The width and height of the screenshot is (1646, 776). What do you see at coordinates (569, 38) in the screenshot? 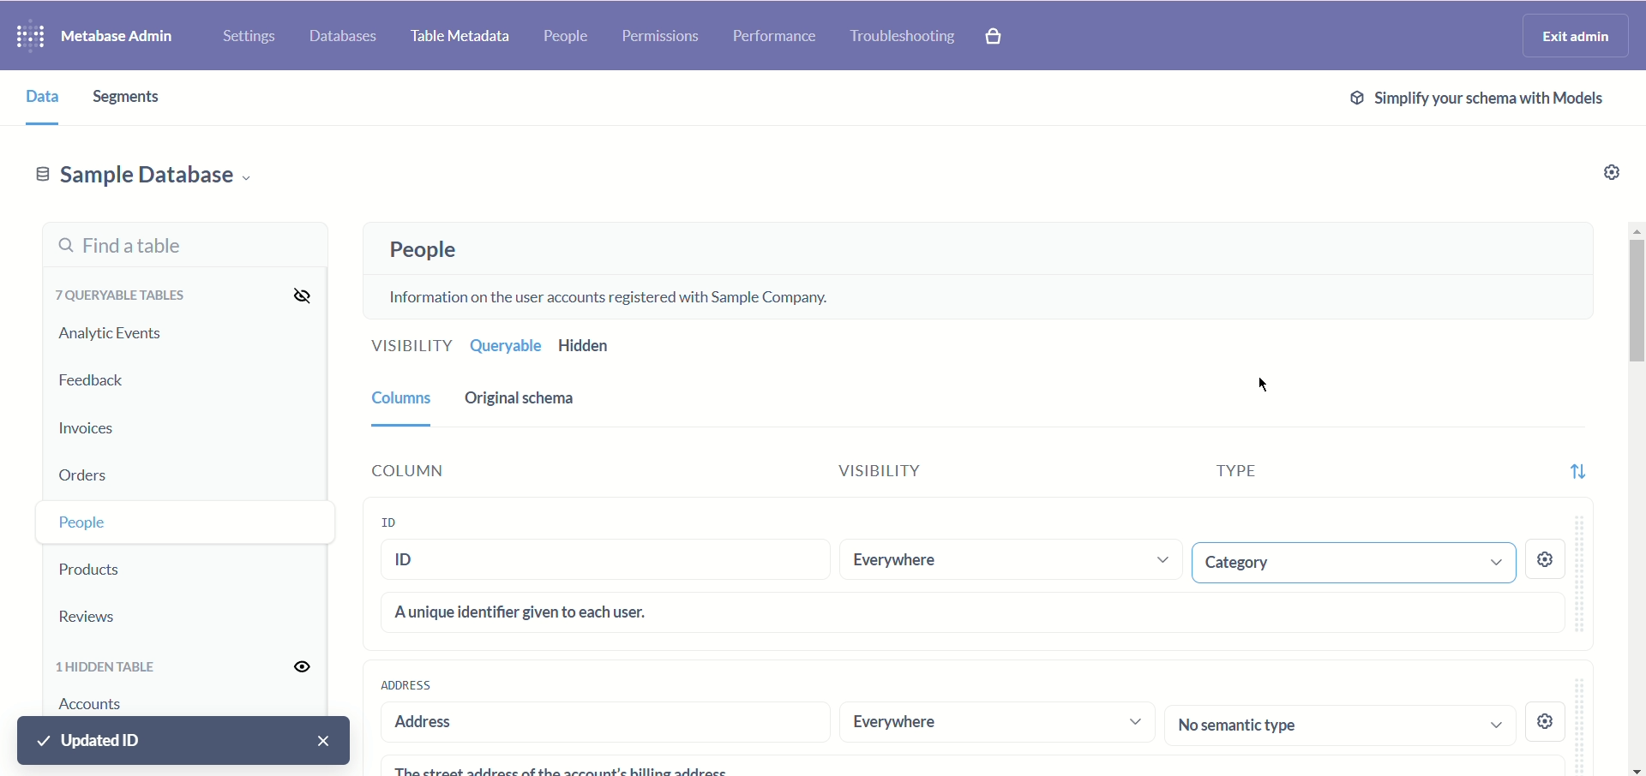
I see `People` at bounding box center [569, 38].